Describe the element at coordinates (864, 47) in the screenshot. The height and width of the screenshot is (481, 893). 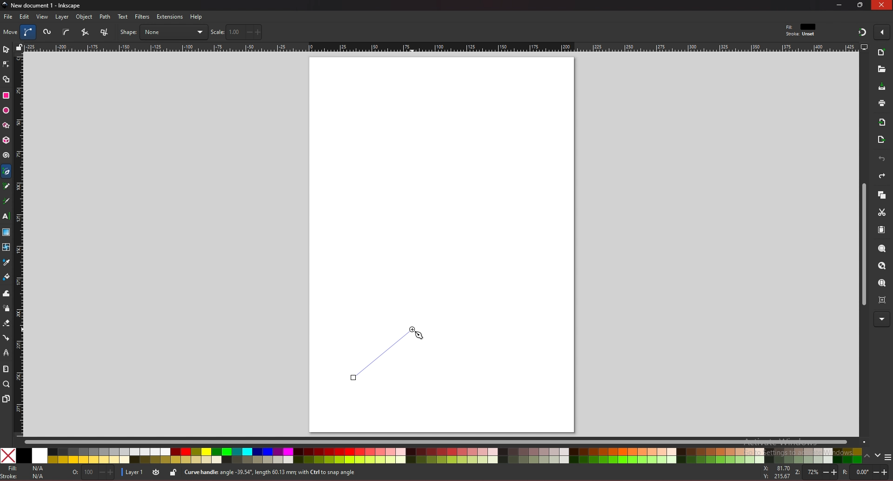
I see `display options` at that location.